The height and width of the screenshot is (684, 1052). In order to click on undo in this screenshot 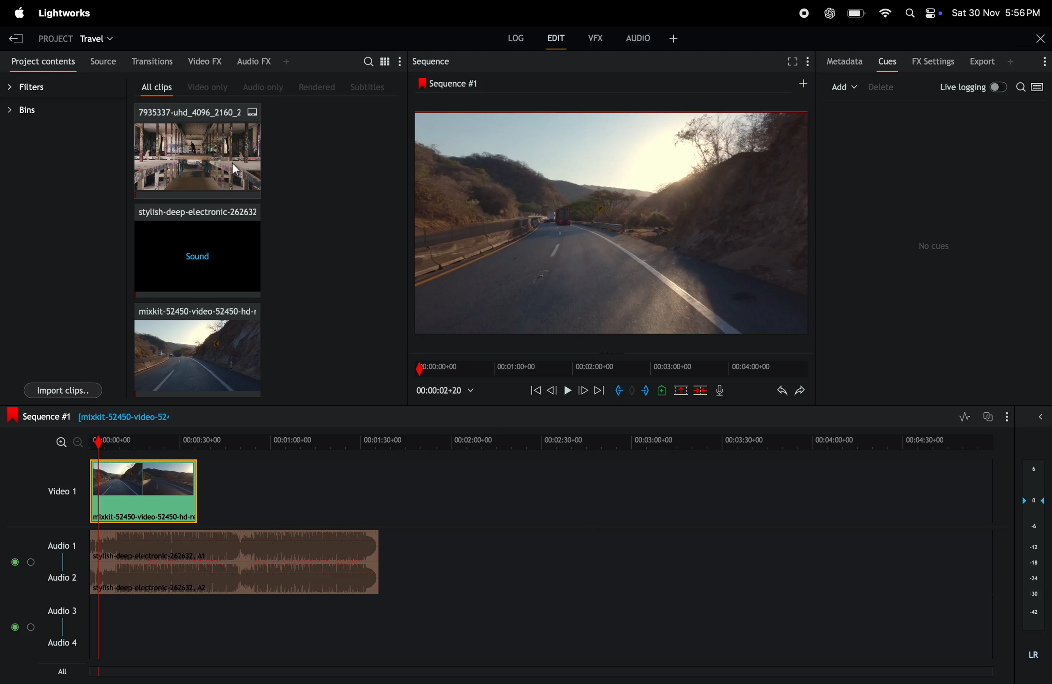, I will do `click(776, 391)`.